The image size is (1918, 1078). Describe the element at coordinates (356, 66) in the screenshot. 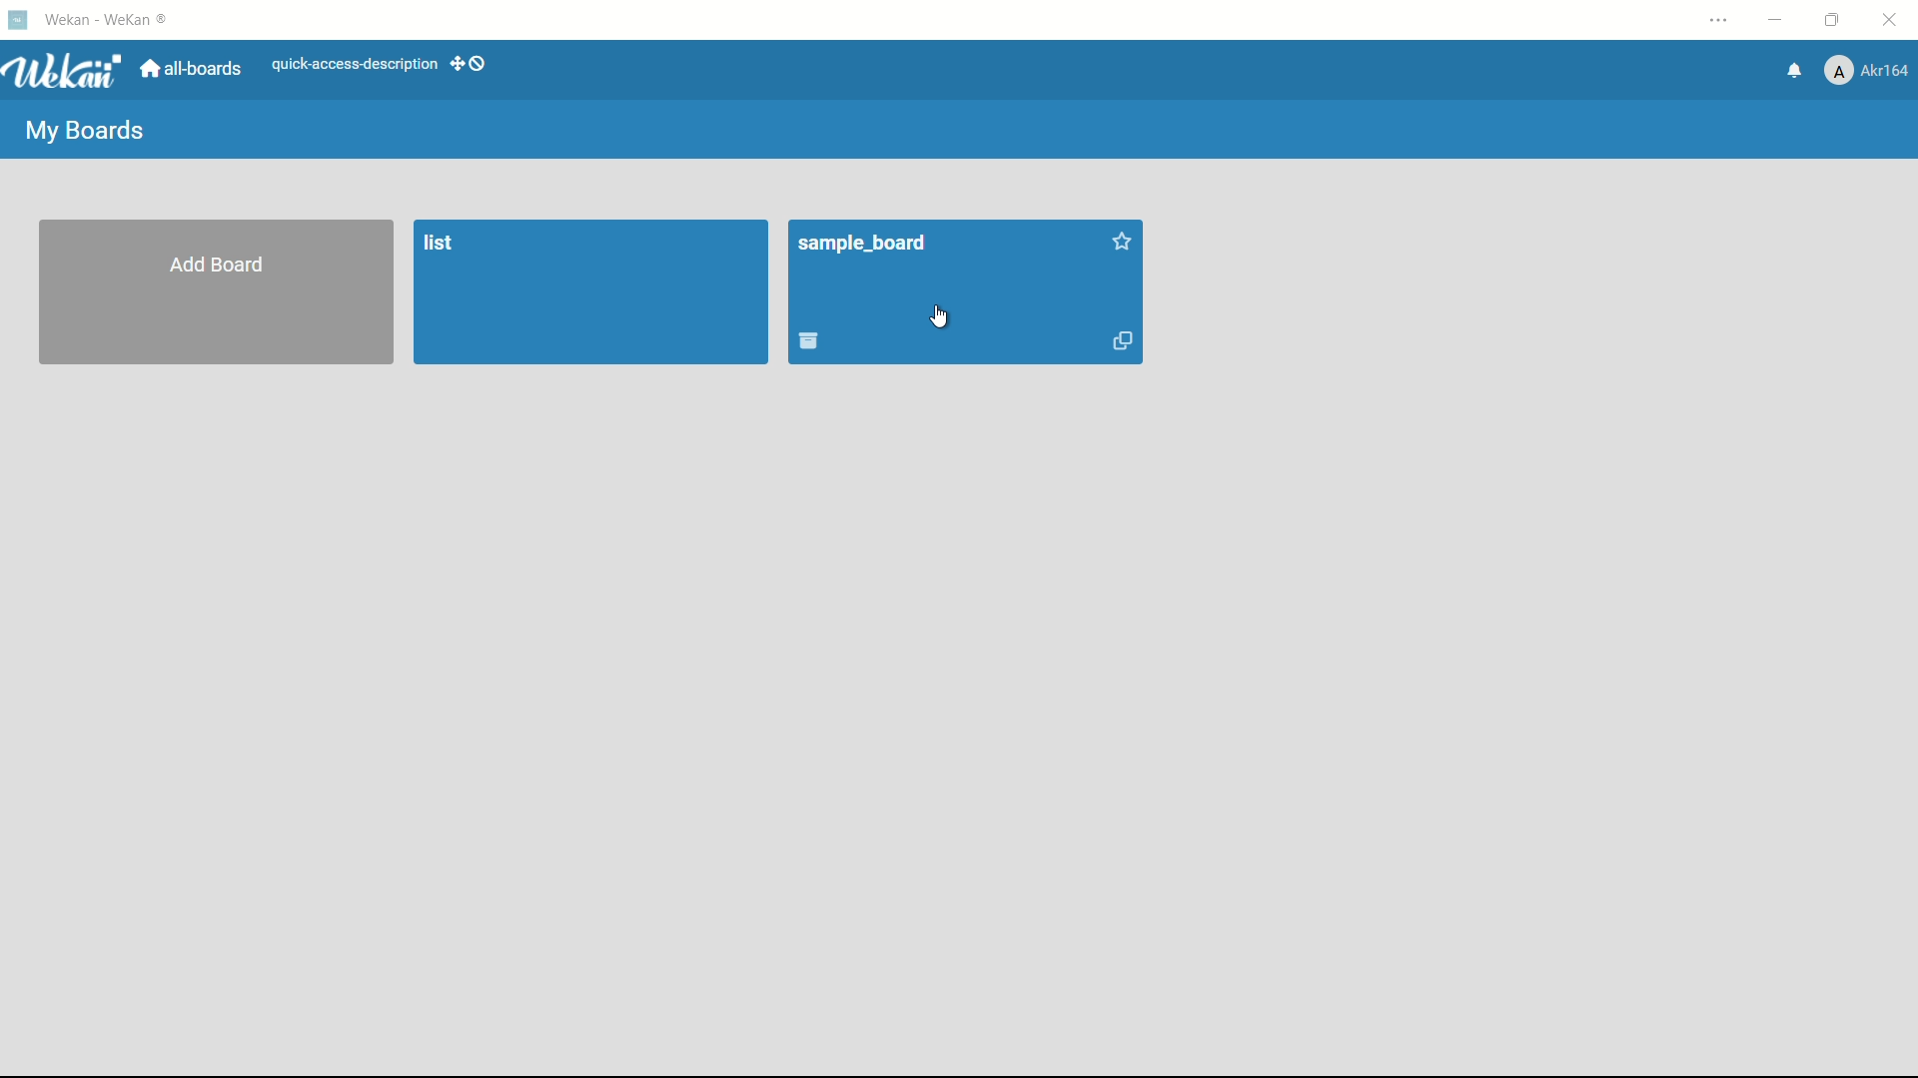

I see `quick-access-description` at that location.